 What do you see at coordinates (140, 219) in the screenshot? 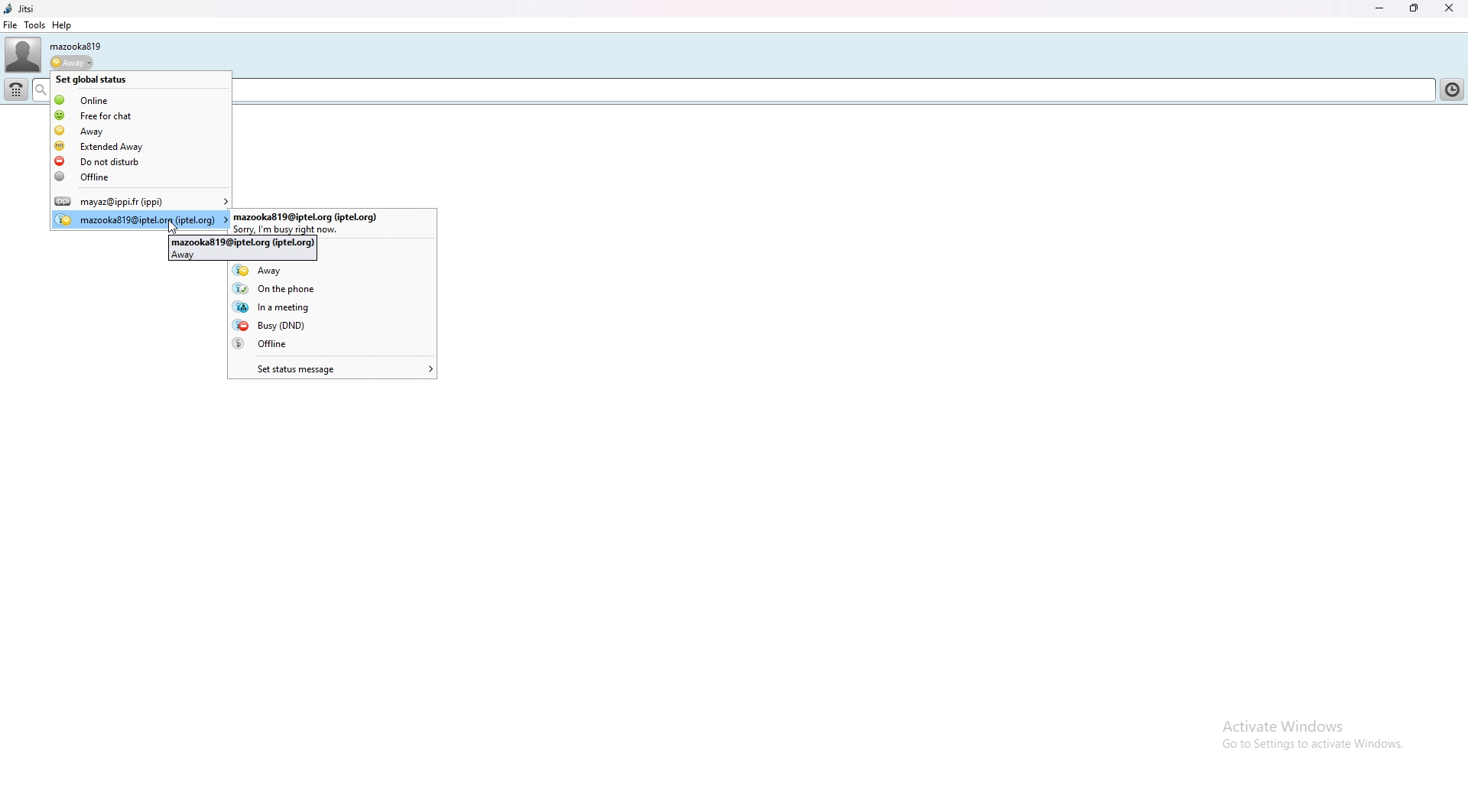
I see `user account` at bounding box center [140, 219].